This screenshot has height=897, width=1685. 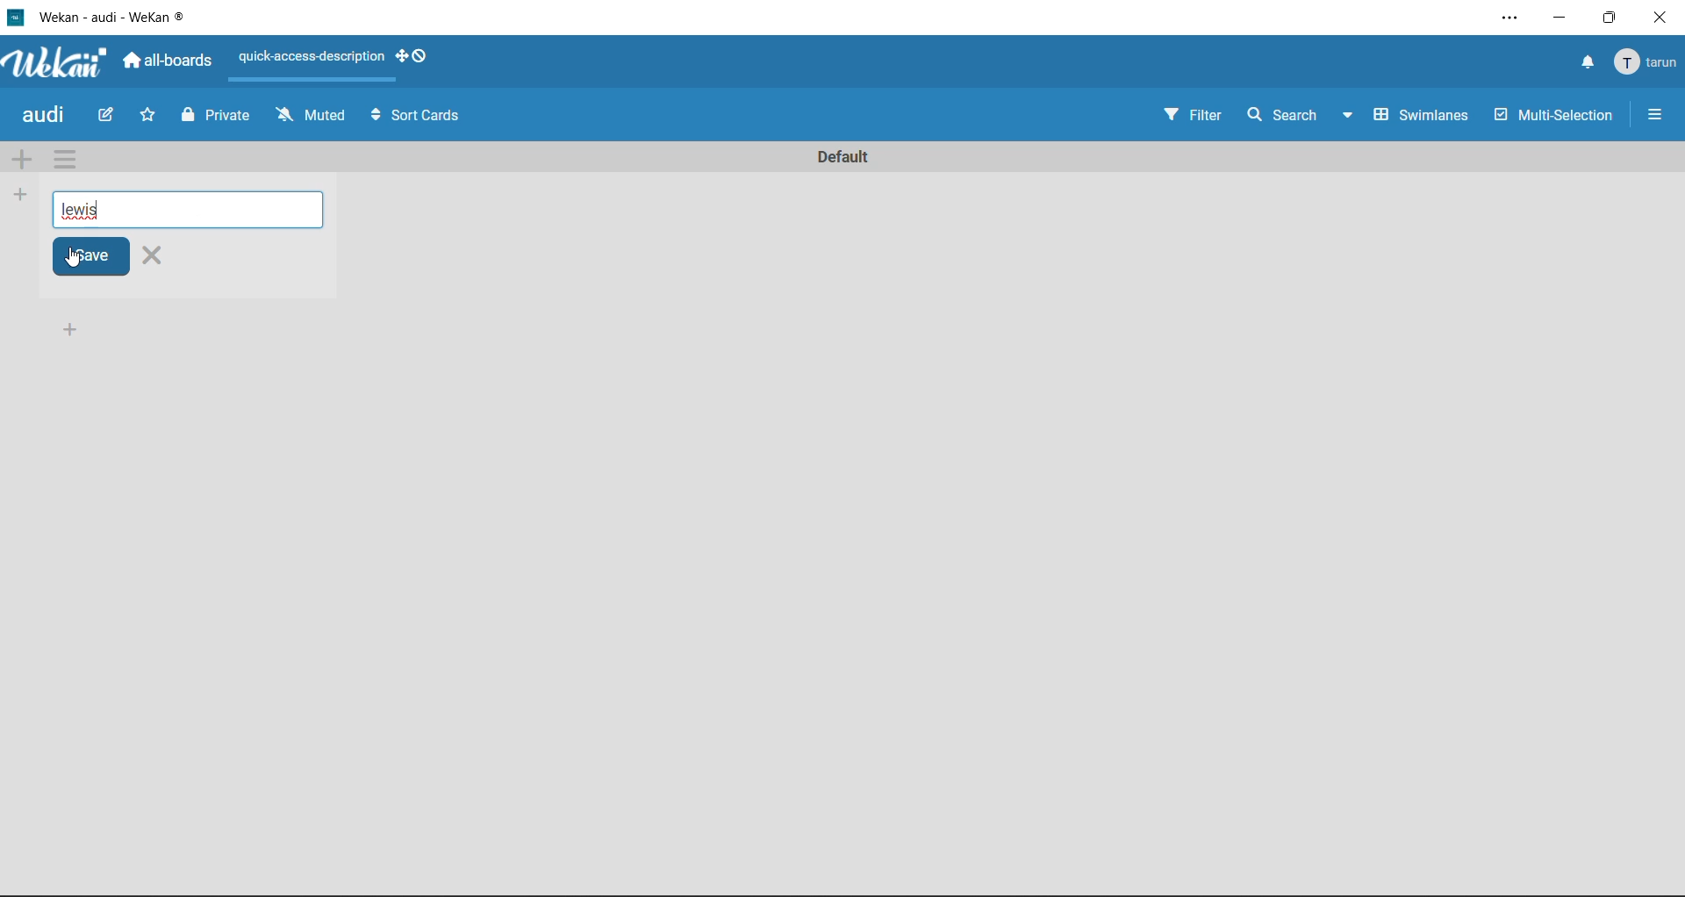 I want to click on Favorite , so click(x=148, y=115).